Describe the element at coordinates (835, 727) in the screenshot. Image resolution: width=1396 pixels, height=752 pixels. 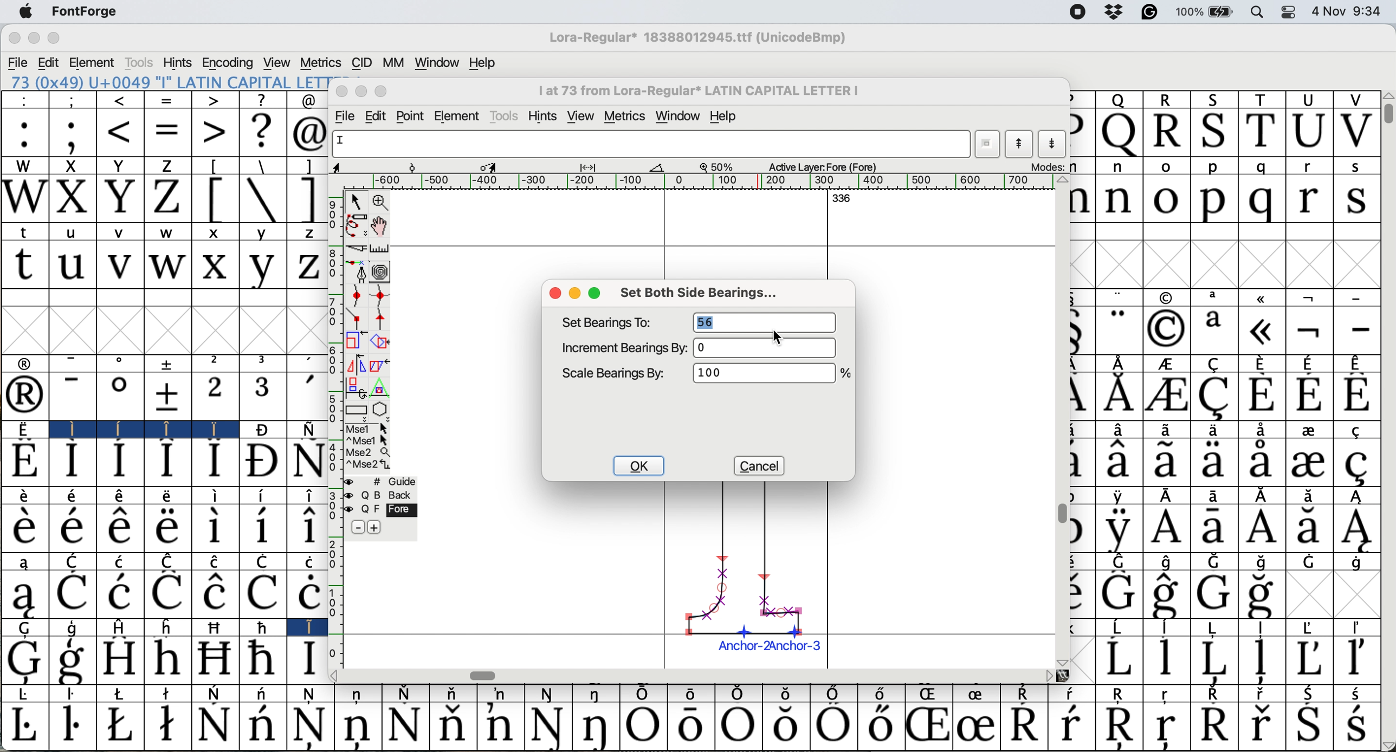
I see `Symbol` at that location.